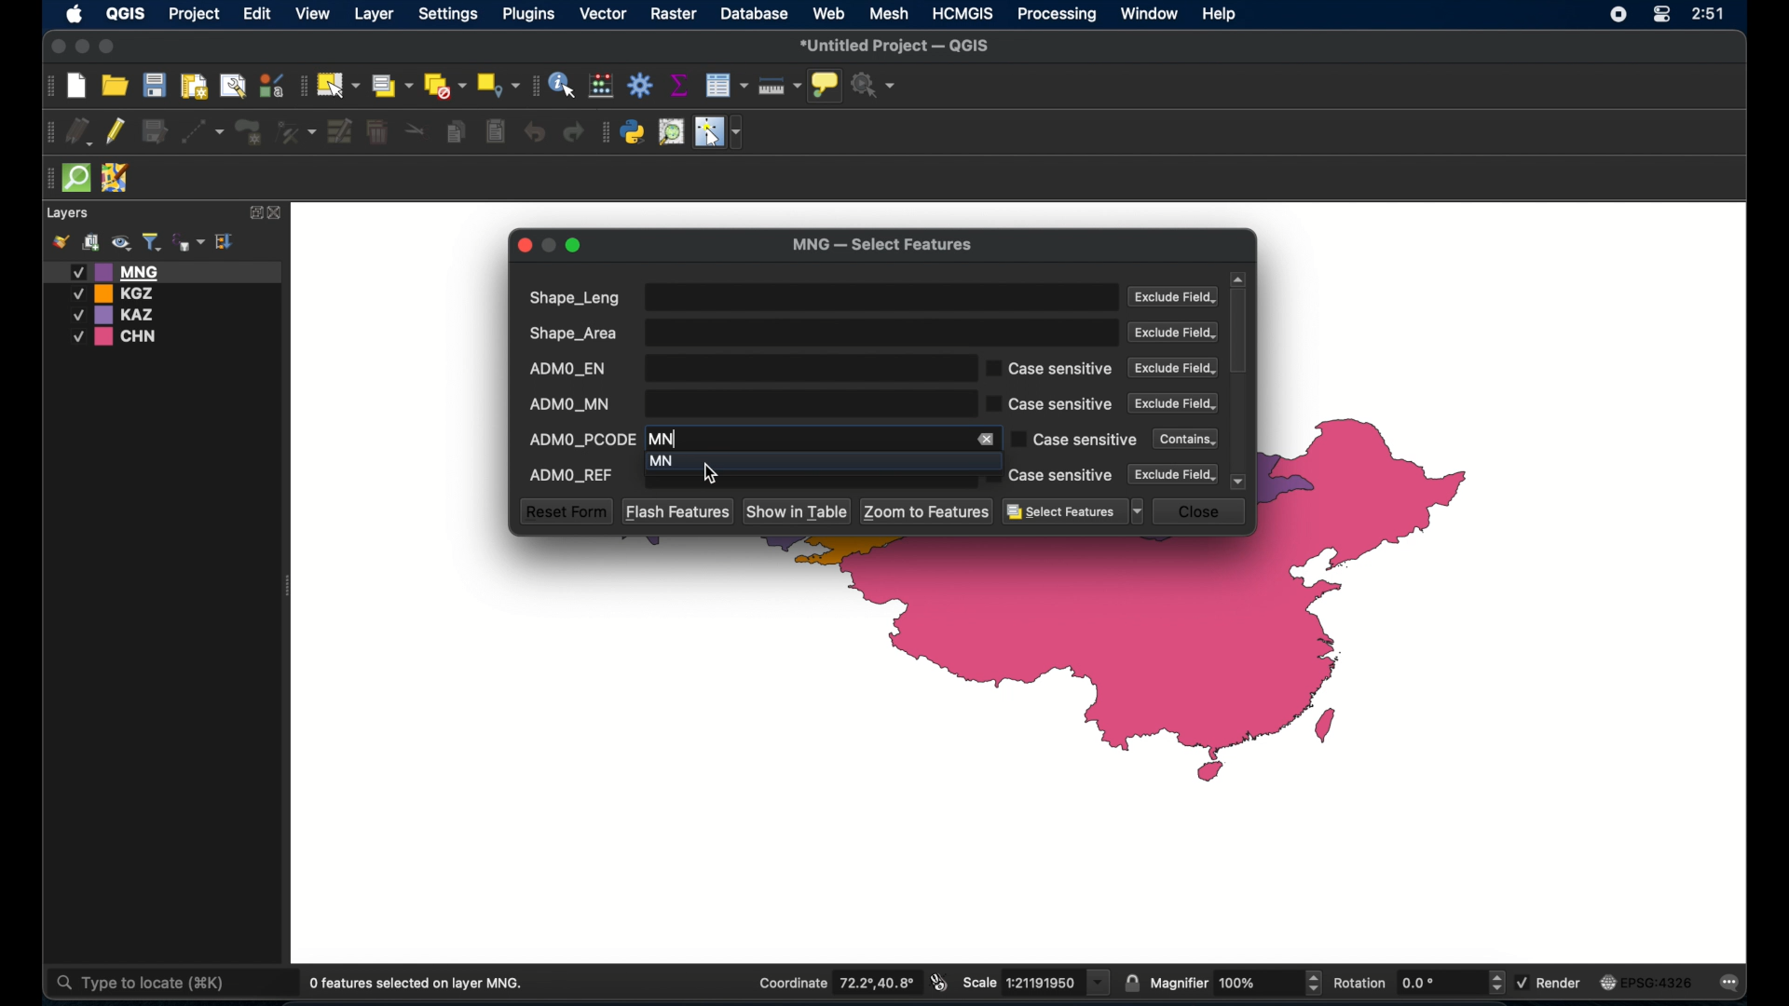 This screenshot has width=1789, height=1006. What do you see at coordinates (826, 87) in the screenshot?
I see `show map tips` at bounding box center [826, 87].